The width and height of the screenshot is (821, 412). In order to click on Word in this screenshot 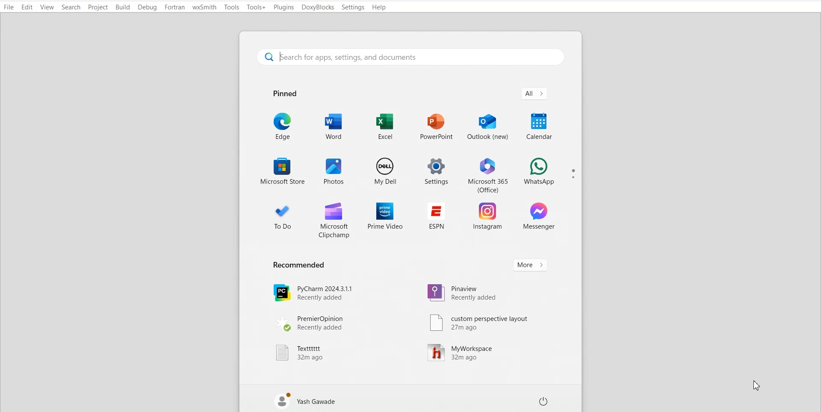, I will do `click(335, 127)`.